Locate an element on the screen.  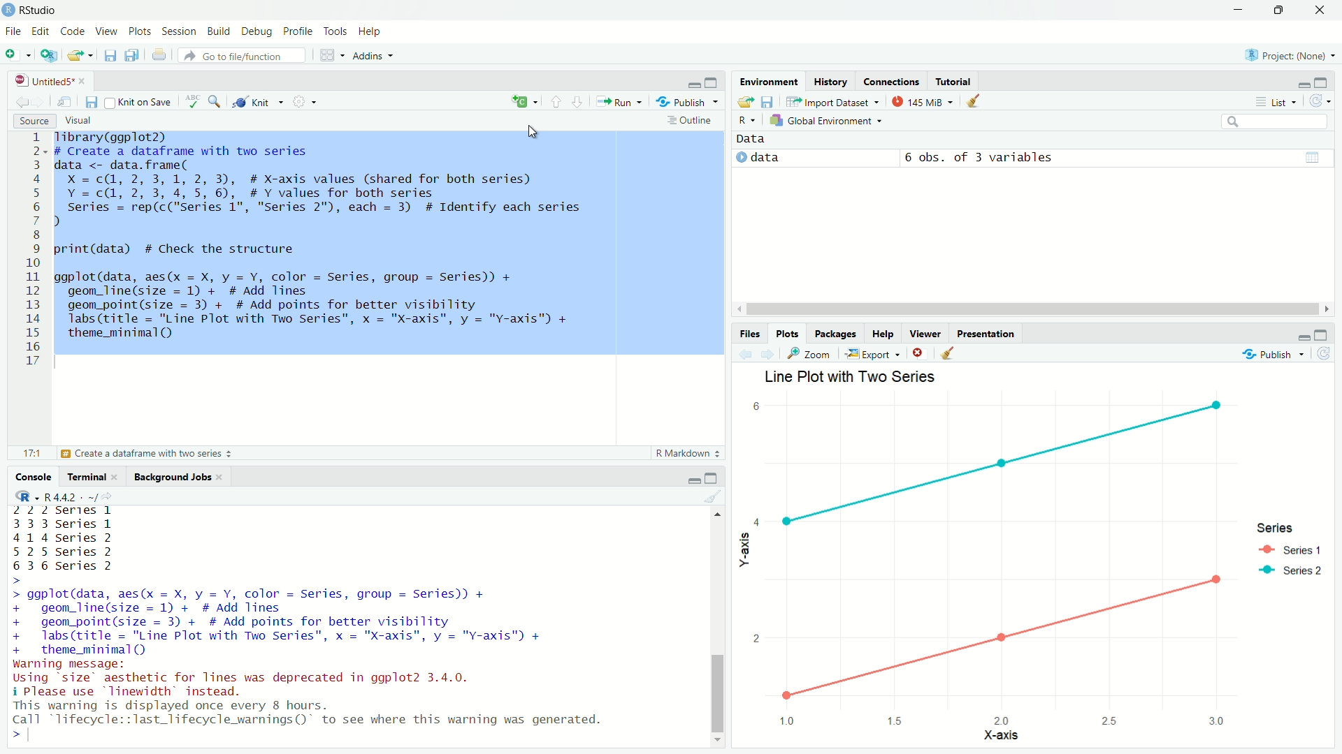
Pacakges is located at coordinates (834, 333).